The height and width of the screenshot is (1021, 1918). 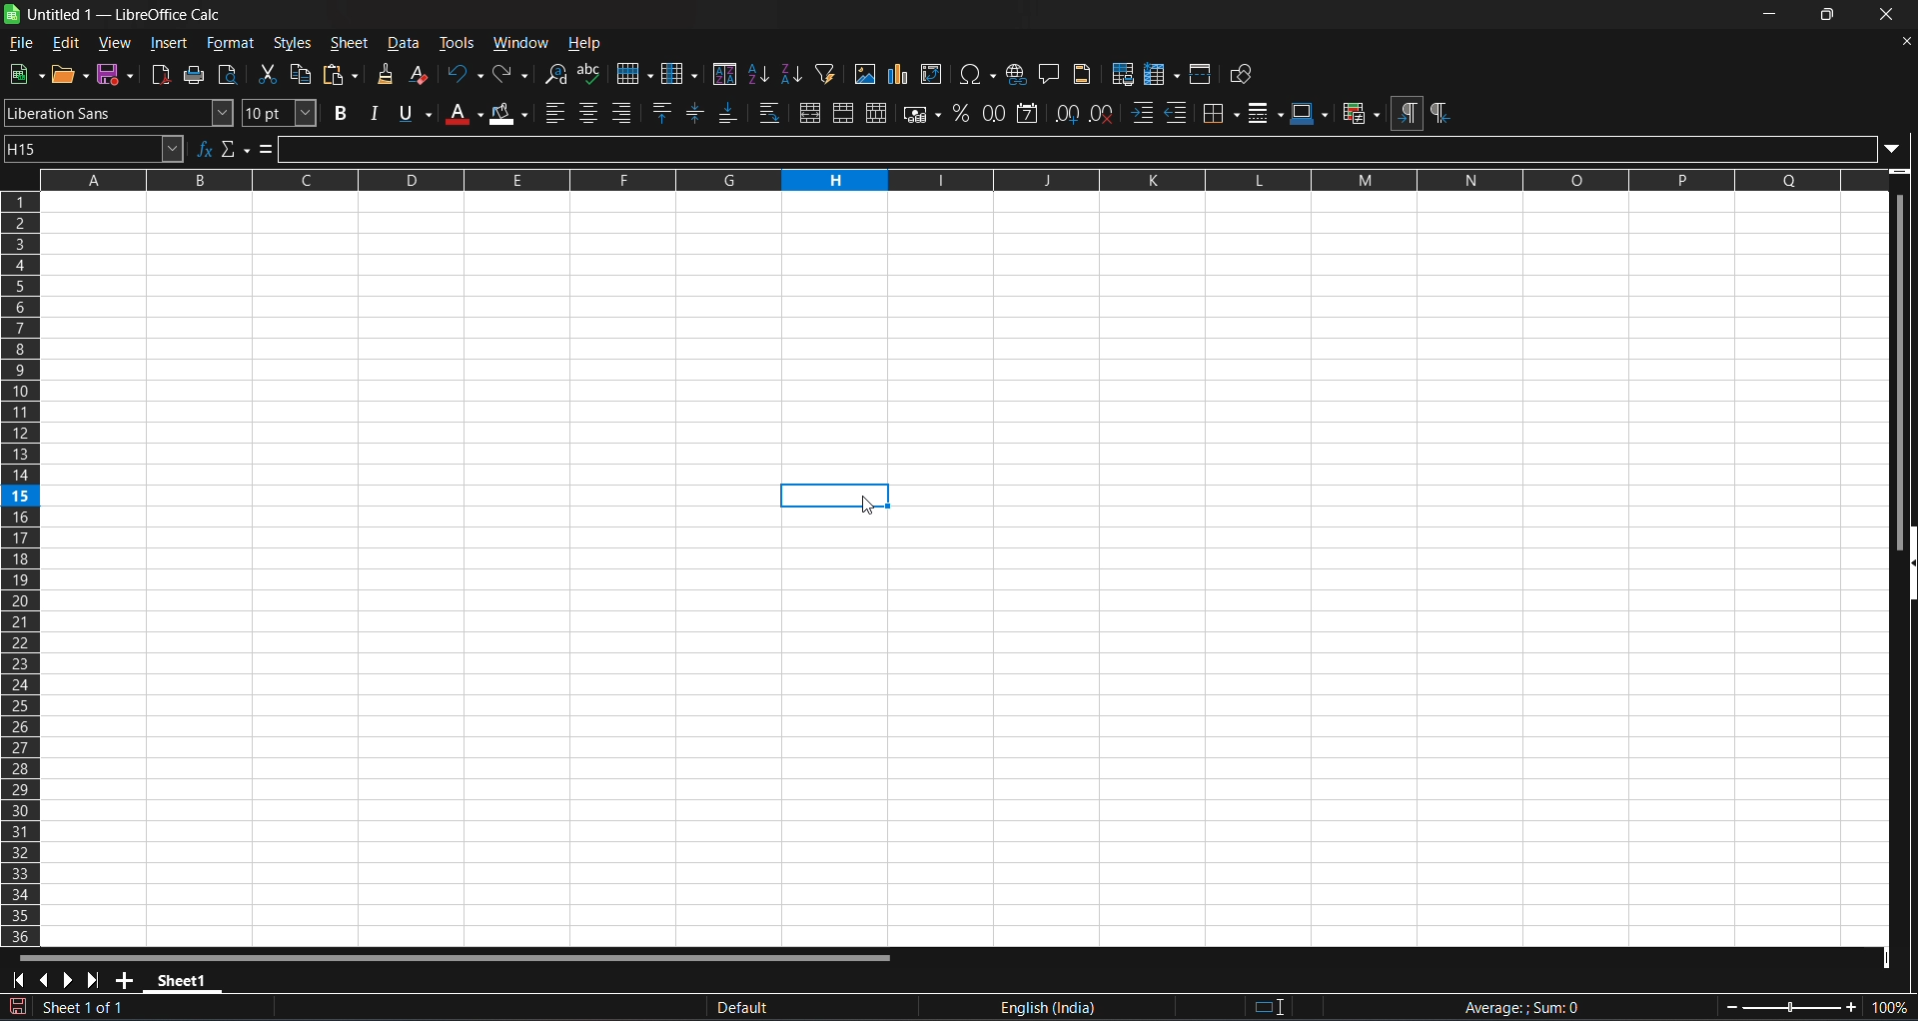 What do you see at coordinates (876, 112) in the screenshot?
I see `unmerge cells` at bounding box center [876, 112].